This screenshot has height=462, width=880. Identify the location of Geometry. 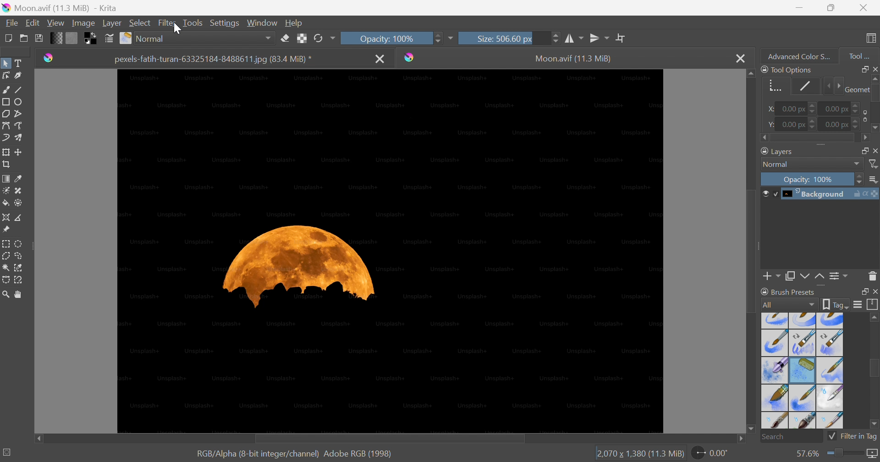
(775, 88).